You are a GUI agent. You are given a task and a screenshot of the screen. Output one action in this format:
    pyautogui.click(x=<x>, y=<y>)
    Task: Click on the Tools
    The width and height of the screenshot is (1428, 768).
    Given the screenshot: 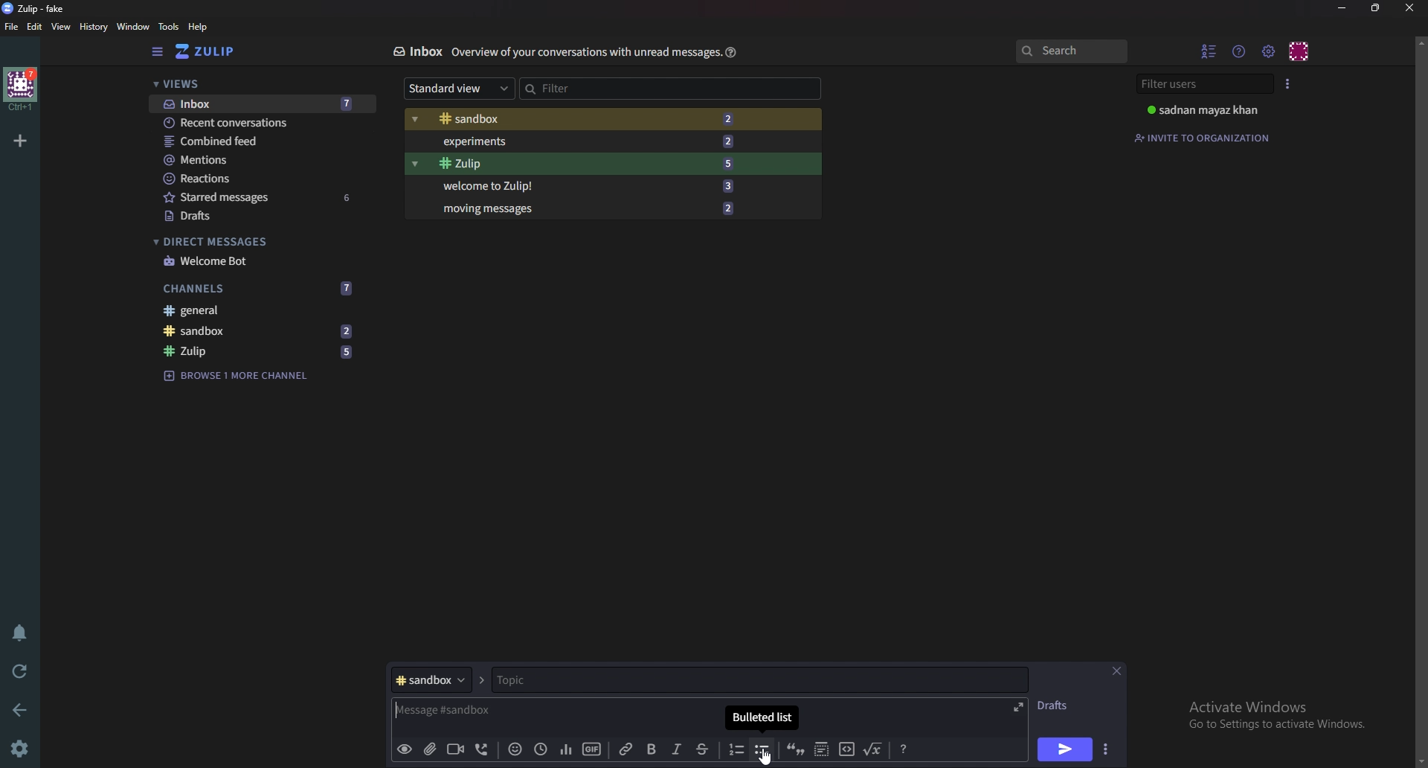 What is the action you would take?
    pyautogui.click(x=169, y=26)
    